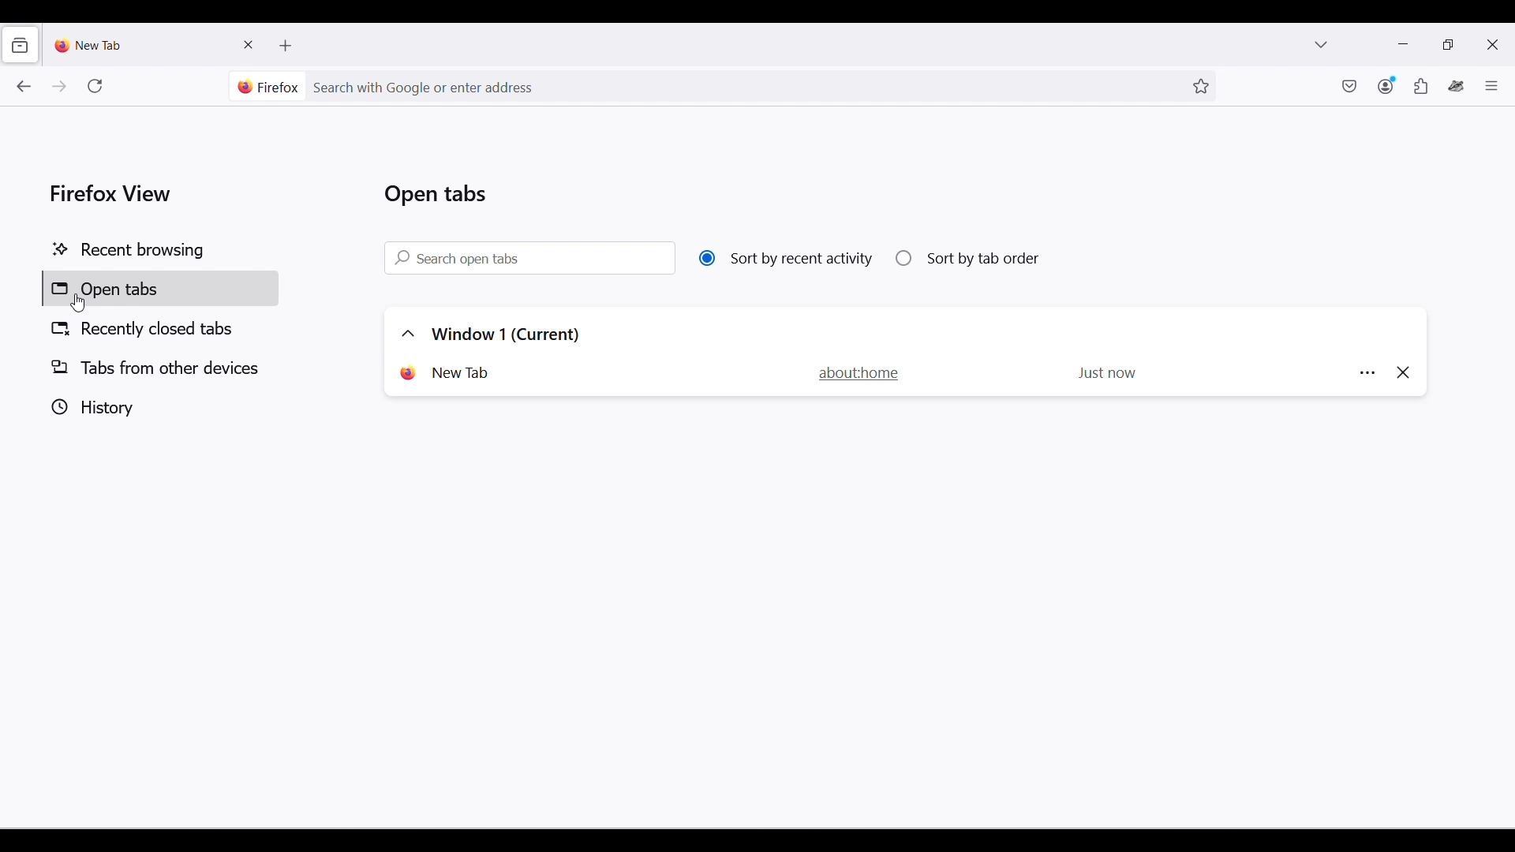 Image resolution: width=1515 pixels, height=852 pixels. What do you see at coordinates (436, 194) in the screenshot?
I see `Page title - Open tabs` at bounding box center [436, 194].